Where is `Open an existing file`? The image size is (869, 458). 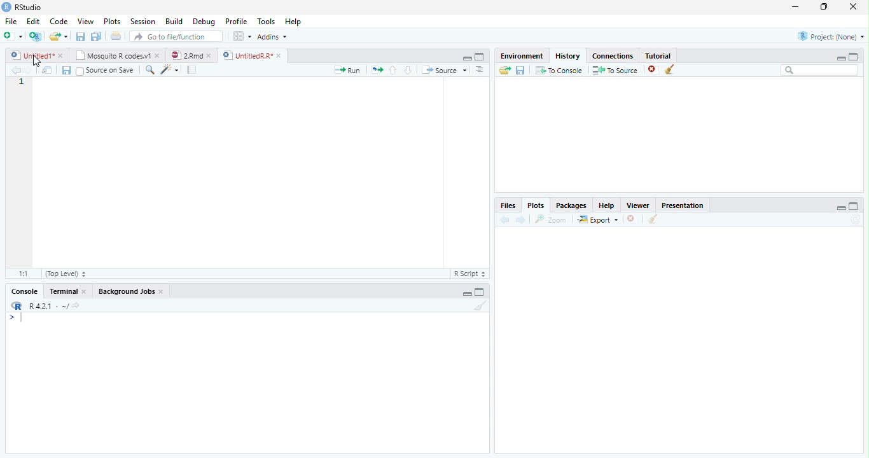 Open an existing file is located at coordinates (53, 36).